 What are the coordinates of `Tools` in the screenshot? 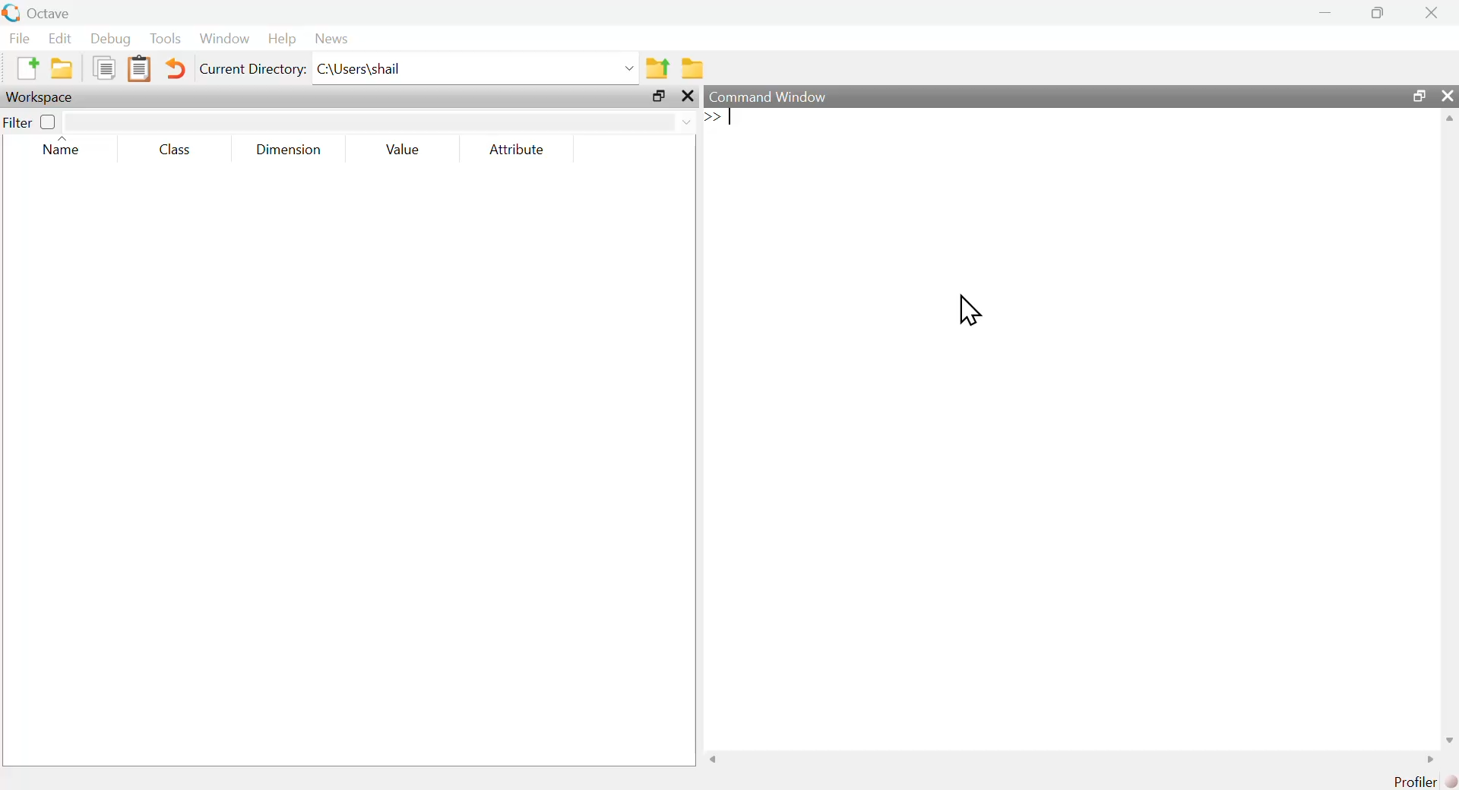 It's located at (166, 38).